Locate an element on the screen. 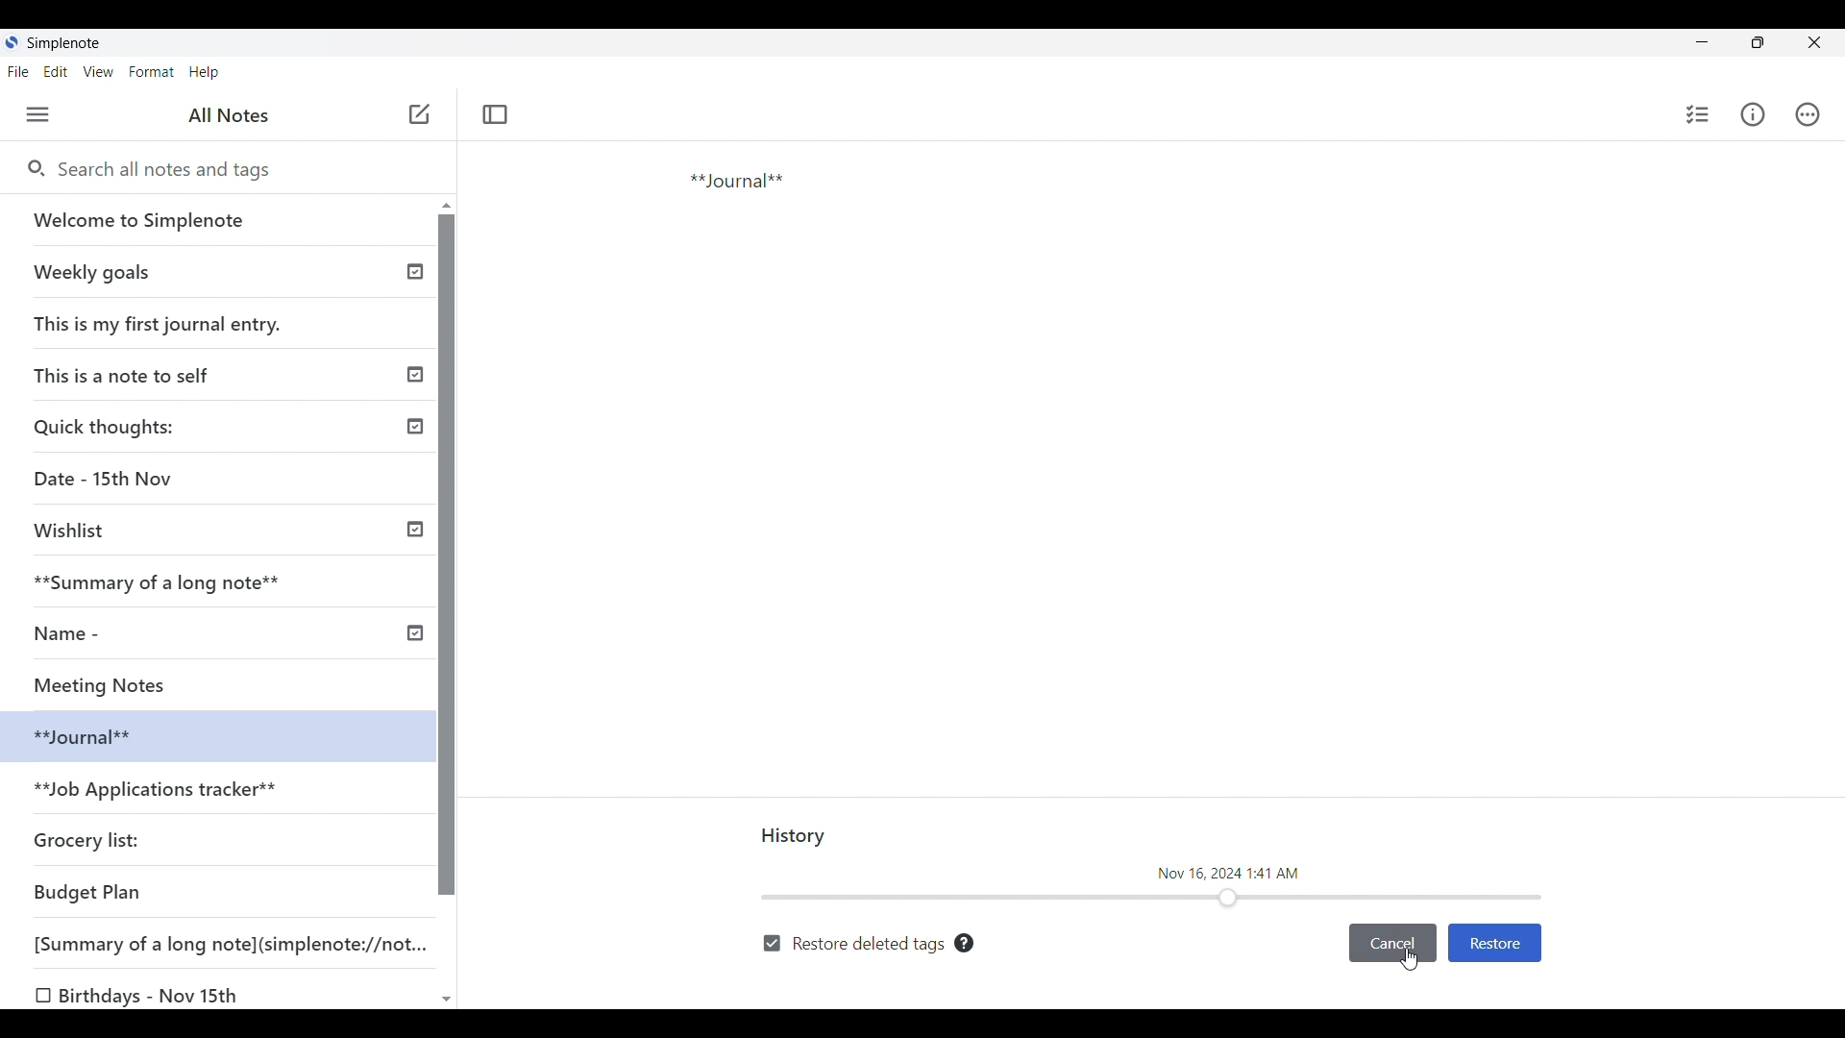 Image resolution: width=1845 pixels, height=1038 pixels. Help menu is located at coordinates (205, 73).